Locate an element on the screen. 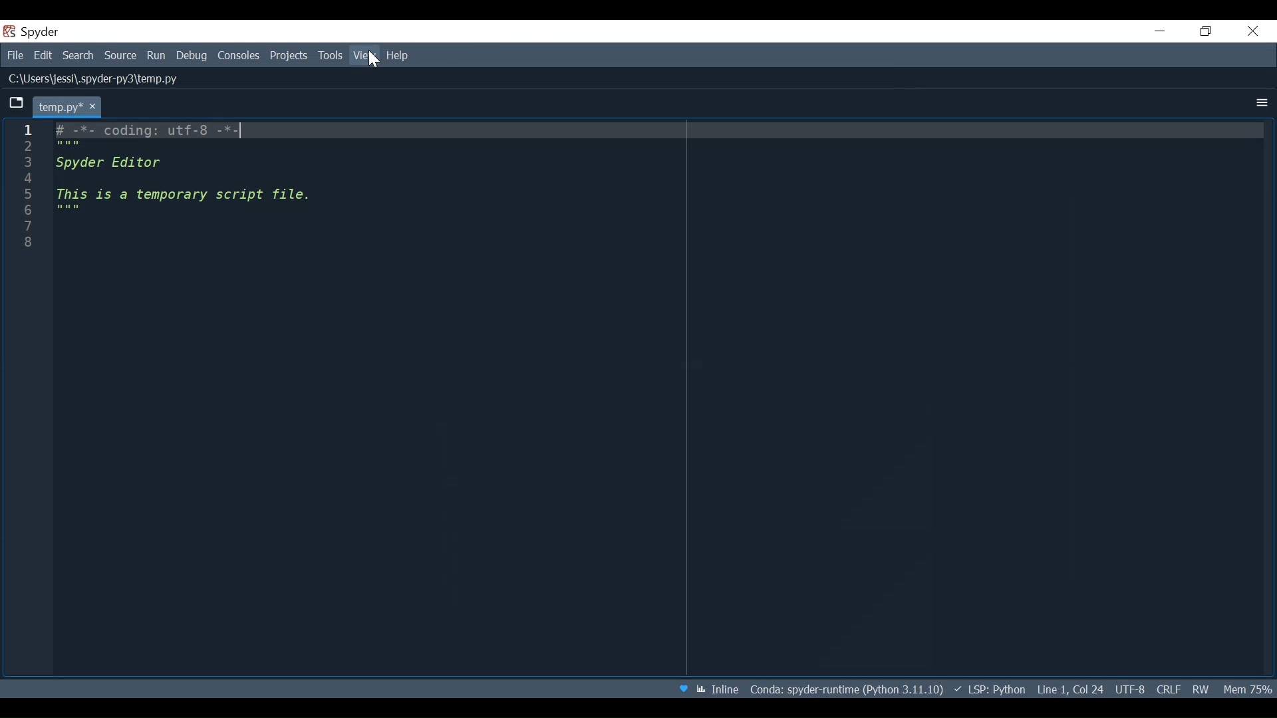  View is located at coordinates (364, 55).